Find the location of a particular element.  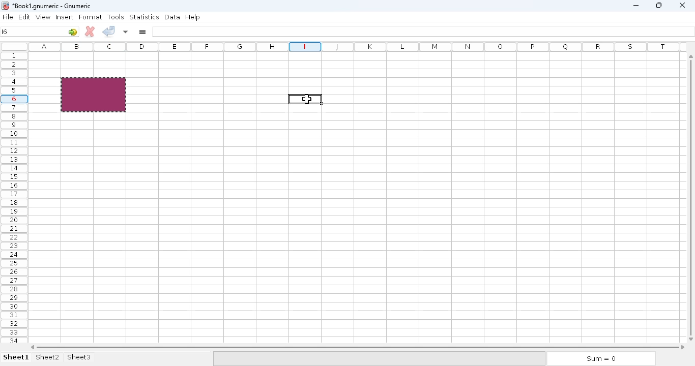

accept change is located at coordinates (109, 31).